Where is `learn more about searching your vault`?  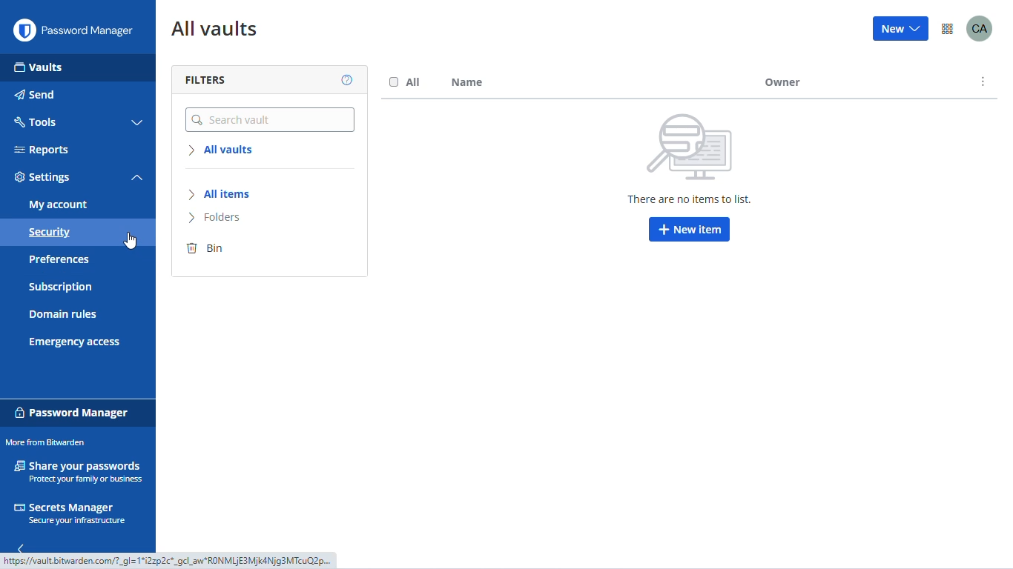 learn more about searching your vault is located at coordinates (348, 81).